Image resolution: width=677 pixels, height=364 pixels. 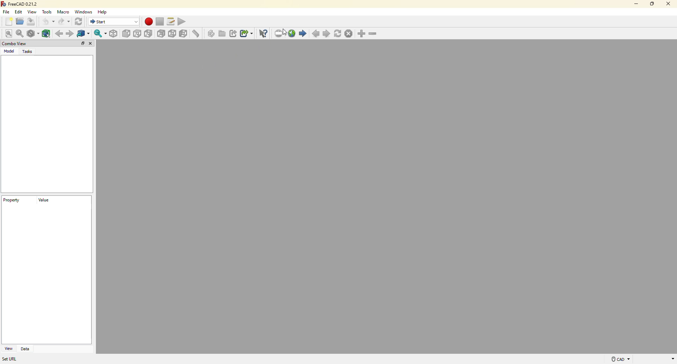 I want to click on open, so click(x=20, y=21).